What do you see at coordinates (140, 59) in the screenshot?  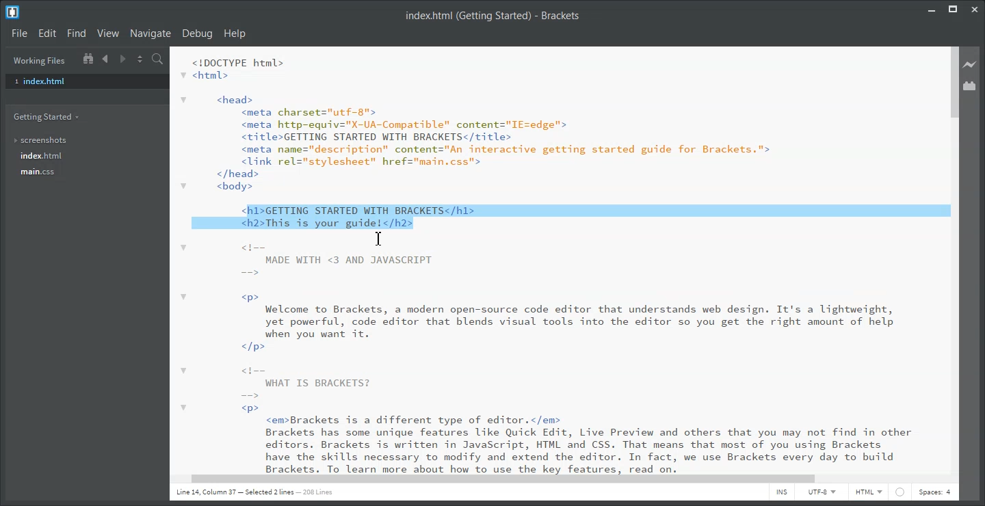 I see `Split the editor Vertically or Horizontally` at bounding box center [140, 59].